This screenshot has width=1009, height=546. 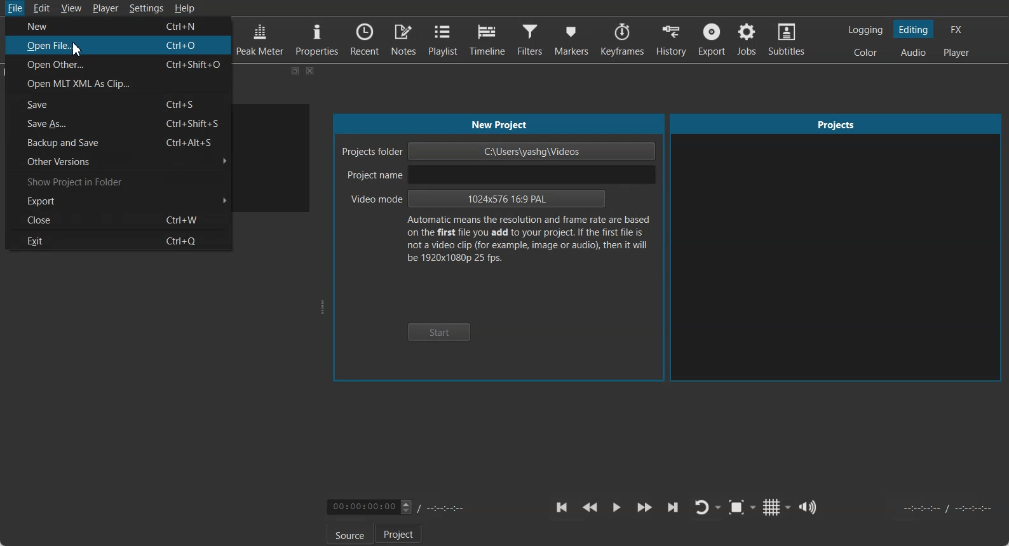 What do you see at coordinates (788, 39) in the screenshot?
I see `Subtitles` at bounding box center [788, 39].